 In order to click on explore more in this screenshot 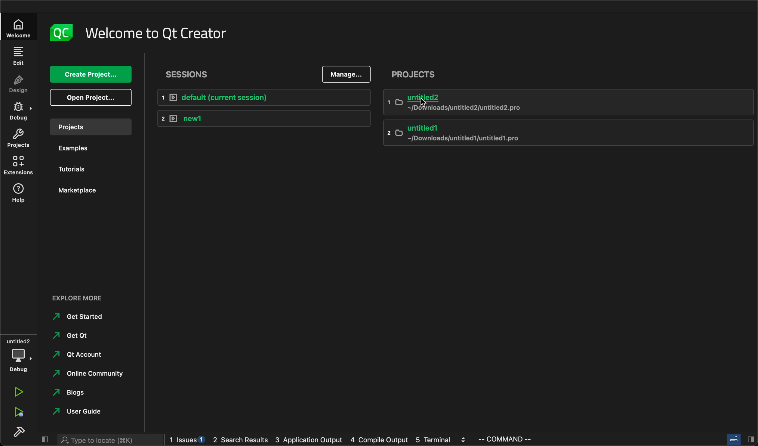, I will do `click(79, 300)`.